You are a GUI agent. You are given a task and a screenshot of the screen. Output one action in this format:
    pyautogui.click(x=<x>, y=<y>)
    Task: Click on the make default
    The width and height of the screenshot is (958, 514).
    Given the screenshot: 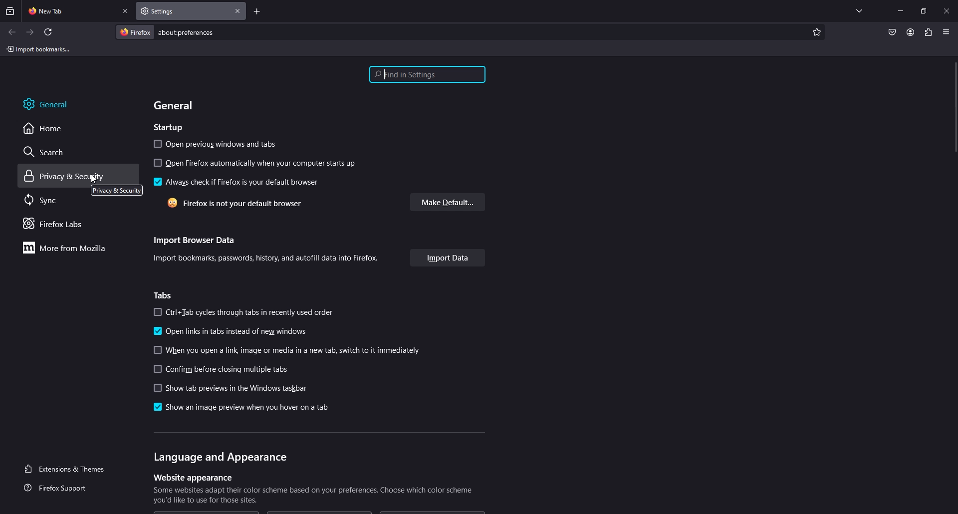 What is the action you would take?
    pyautogui.click(x=449, y=202)
    